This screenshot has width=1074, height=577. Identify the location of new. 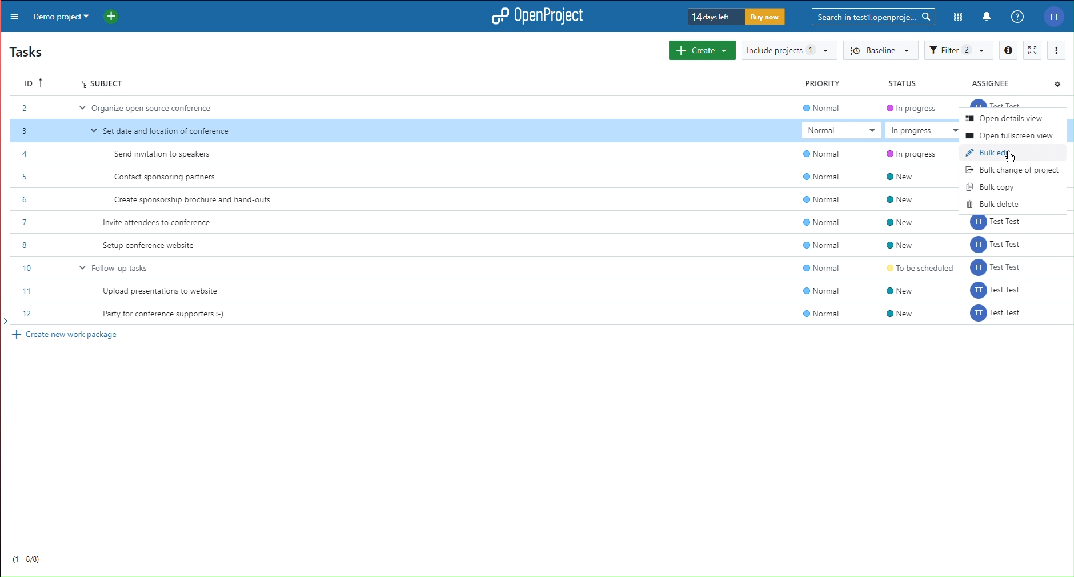
(900, 304).